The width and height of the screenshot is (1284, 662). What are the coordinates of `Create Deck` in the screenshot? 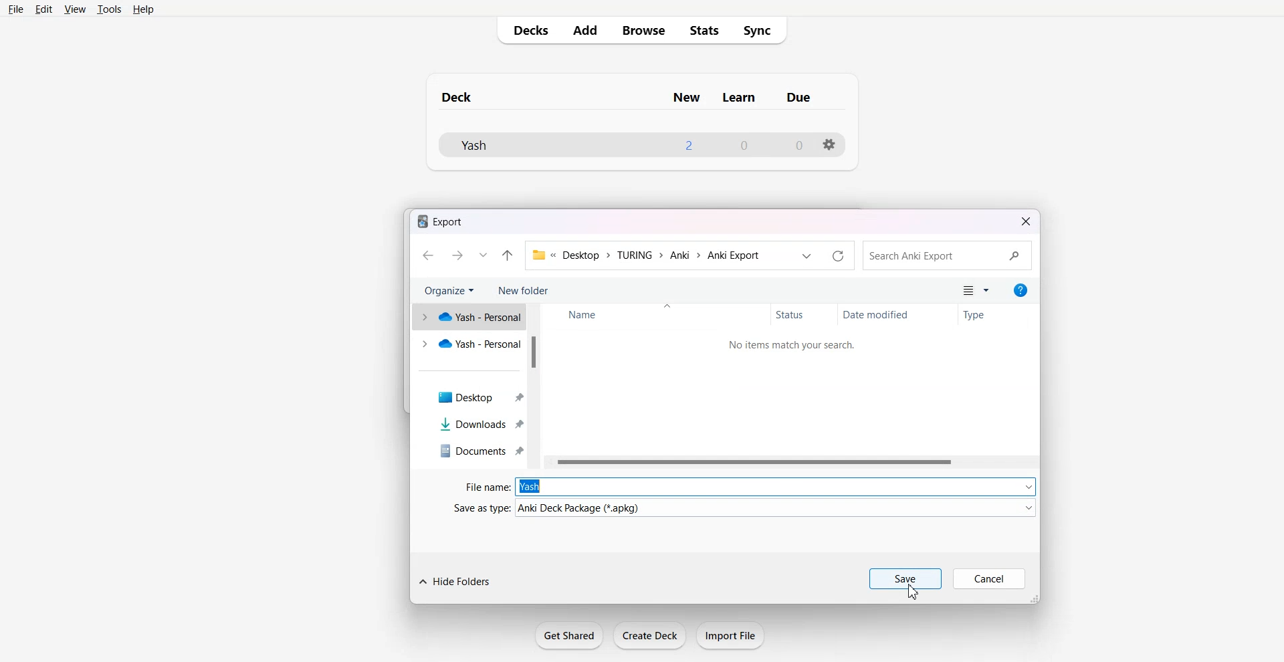 It's located at (649, 635).